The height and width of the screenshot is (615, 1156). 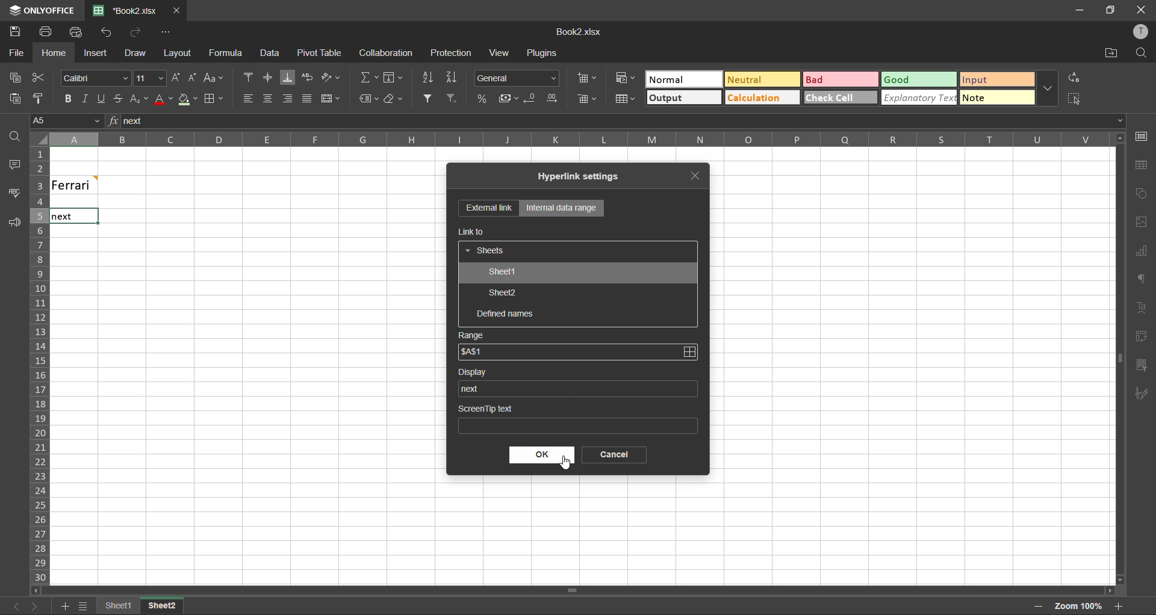 I want to click on feedback, so click(x=16, y=226).